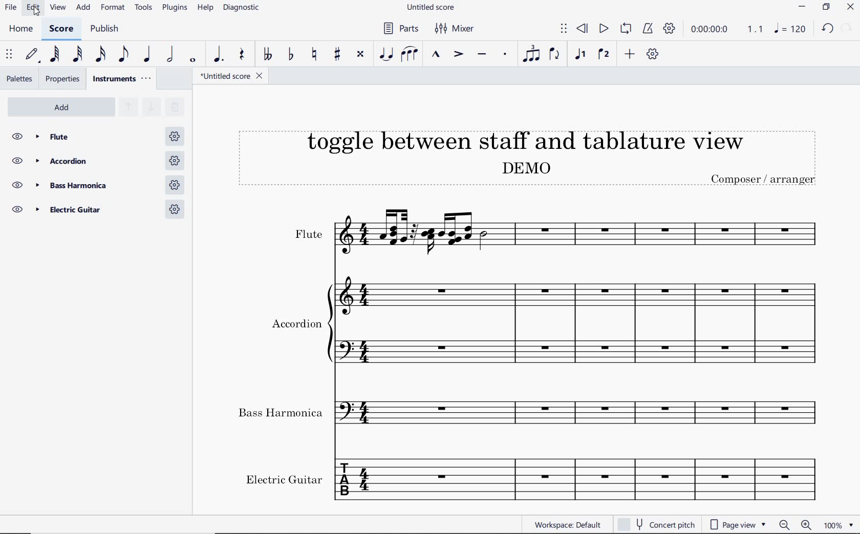 Image resolution: width=860 pixels, height=534 pixels. Describe the element at coordinates (32, 9) in the screenshot. I see `edit` at that location.